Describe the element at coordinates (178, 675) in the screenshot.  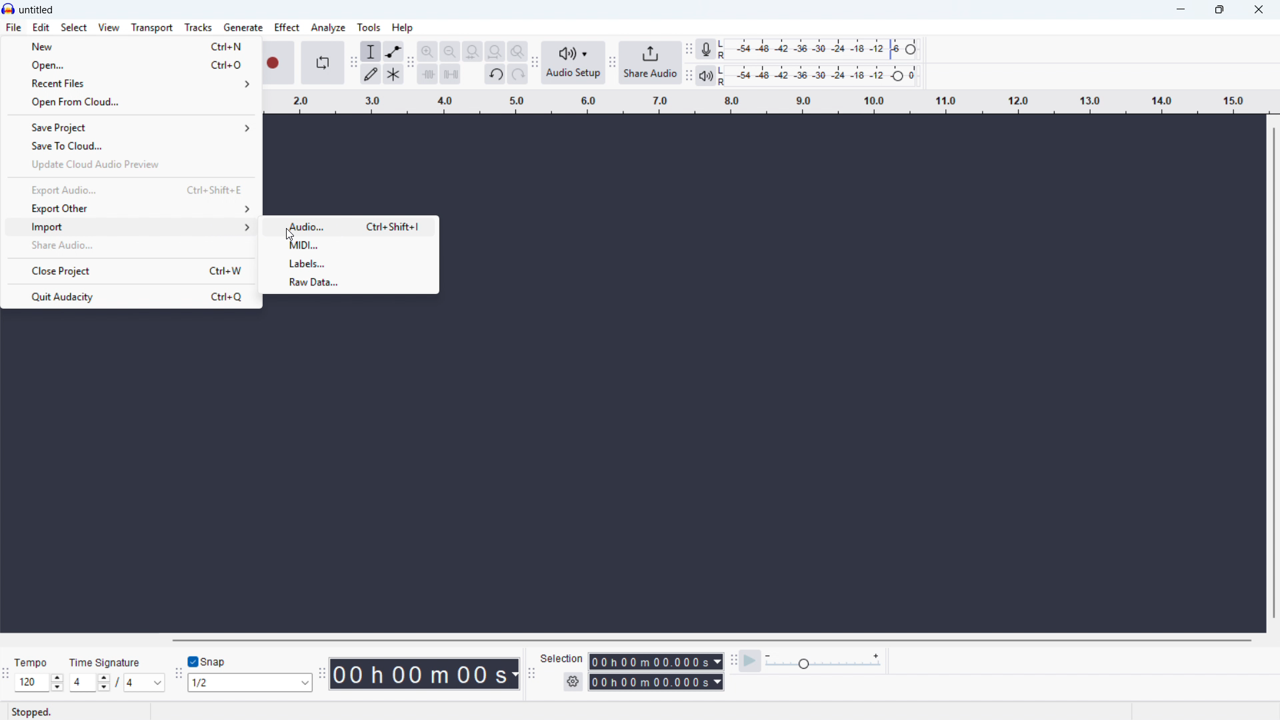
I see `Snapping toolbar ` at that location.